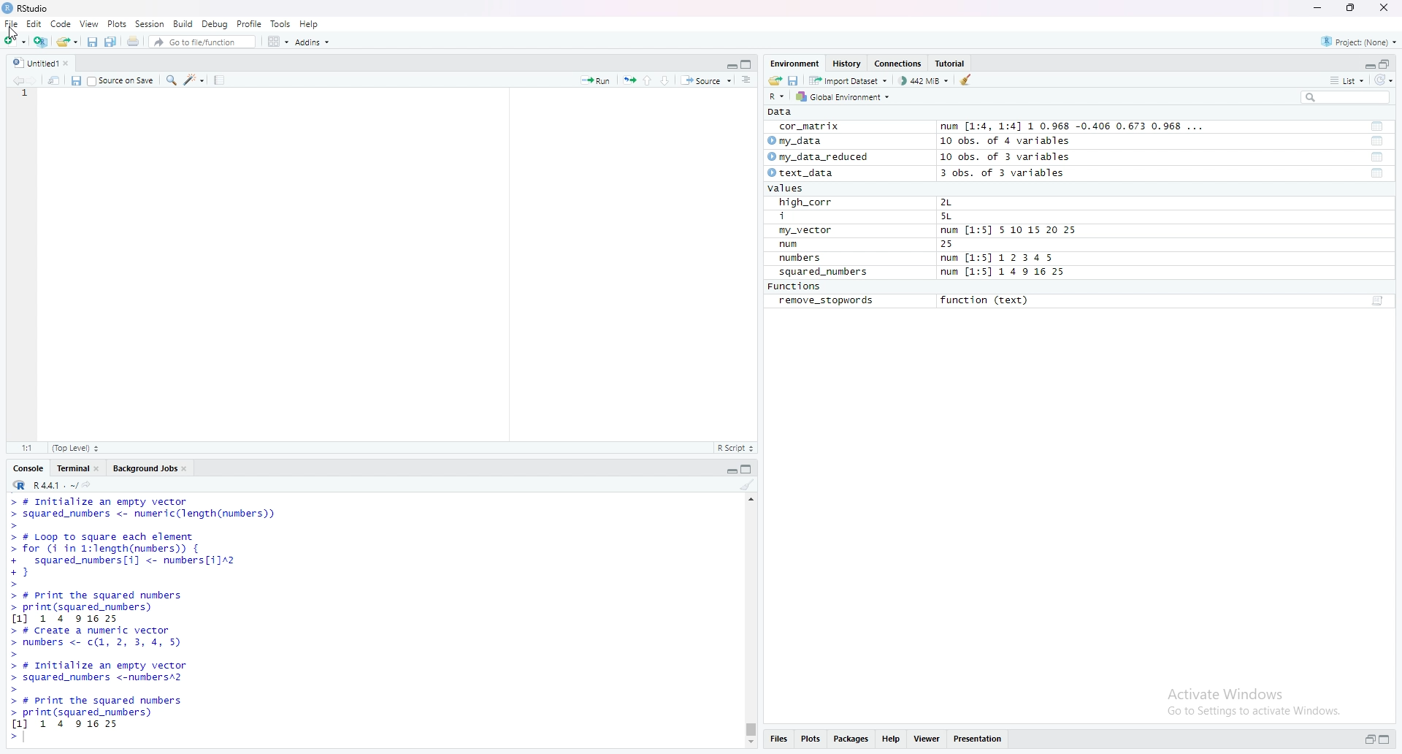  What do you see at coordinates (187, 468) in the screenshot?
I see `close` at bounding box center [187, 468].